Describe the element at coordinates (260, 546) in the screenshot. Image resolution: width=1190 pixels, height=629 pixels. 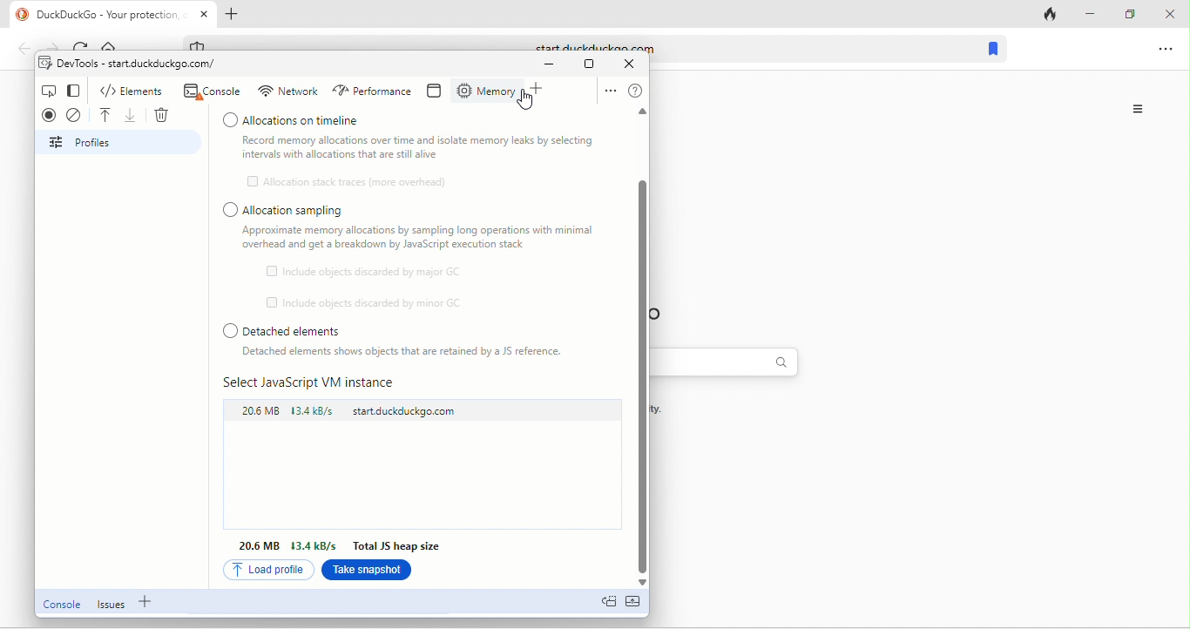
I see `20.6 mb` at that location.